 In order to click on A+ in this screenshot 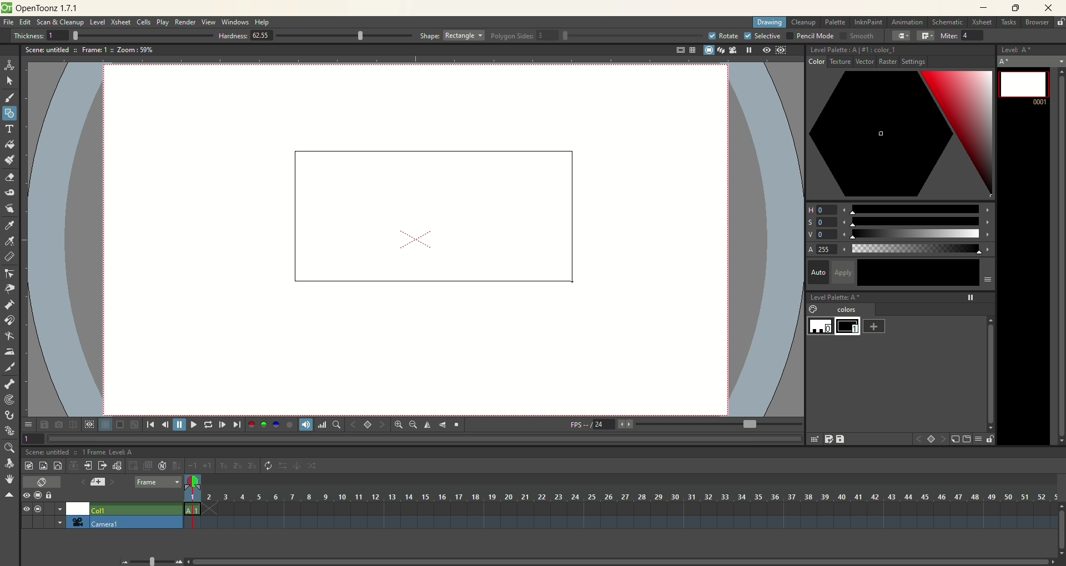, I will do `click(1032, 61)`.